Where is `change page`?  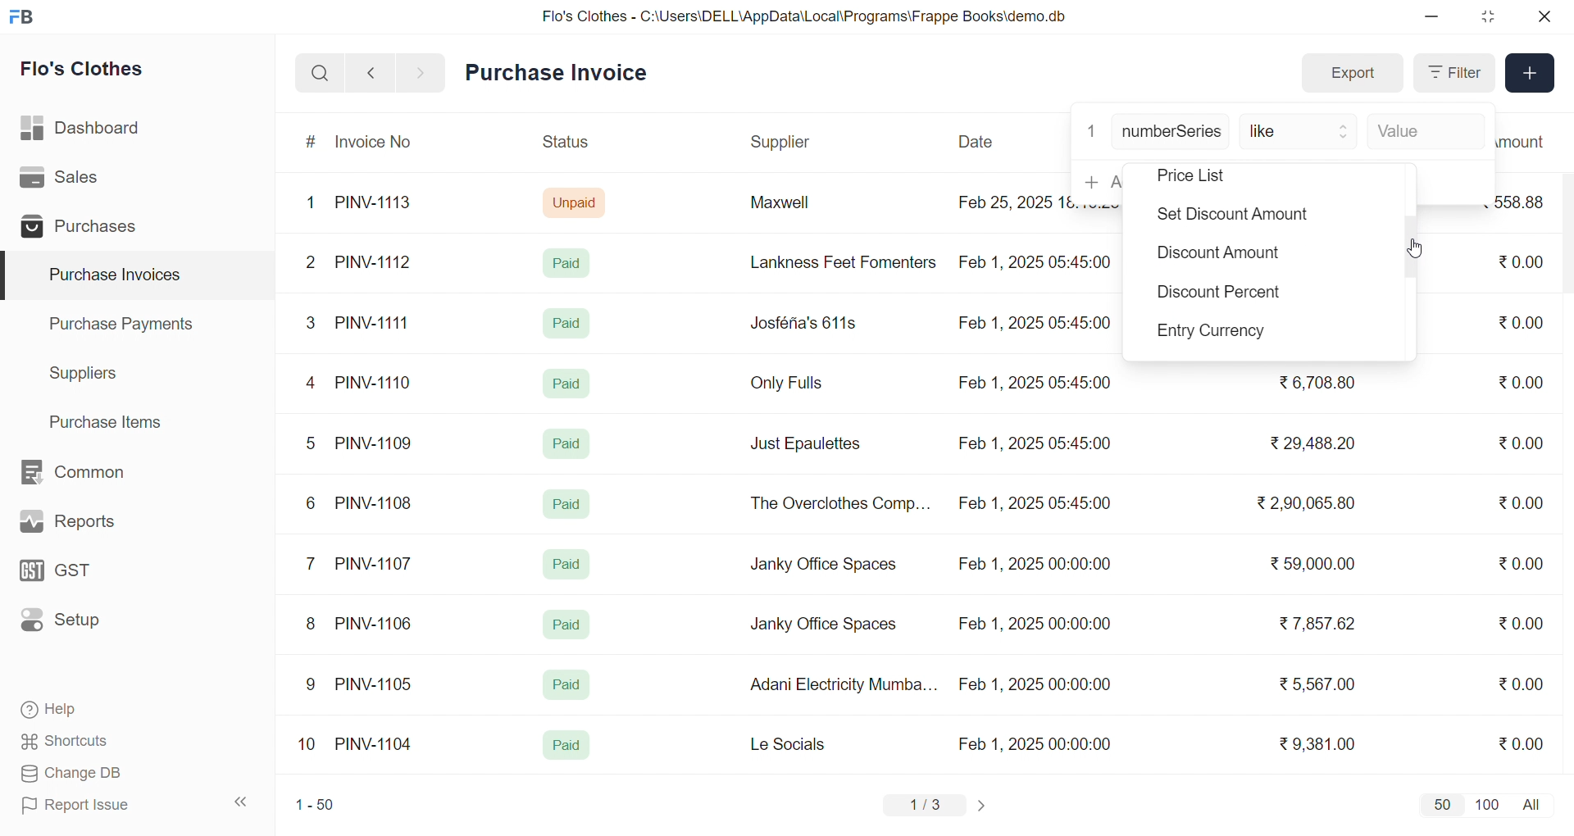
change page is located at coordinates (984, 805).